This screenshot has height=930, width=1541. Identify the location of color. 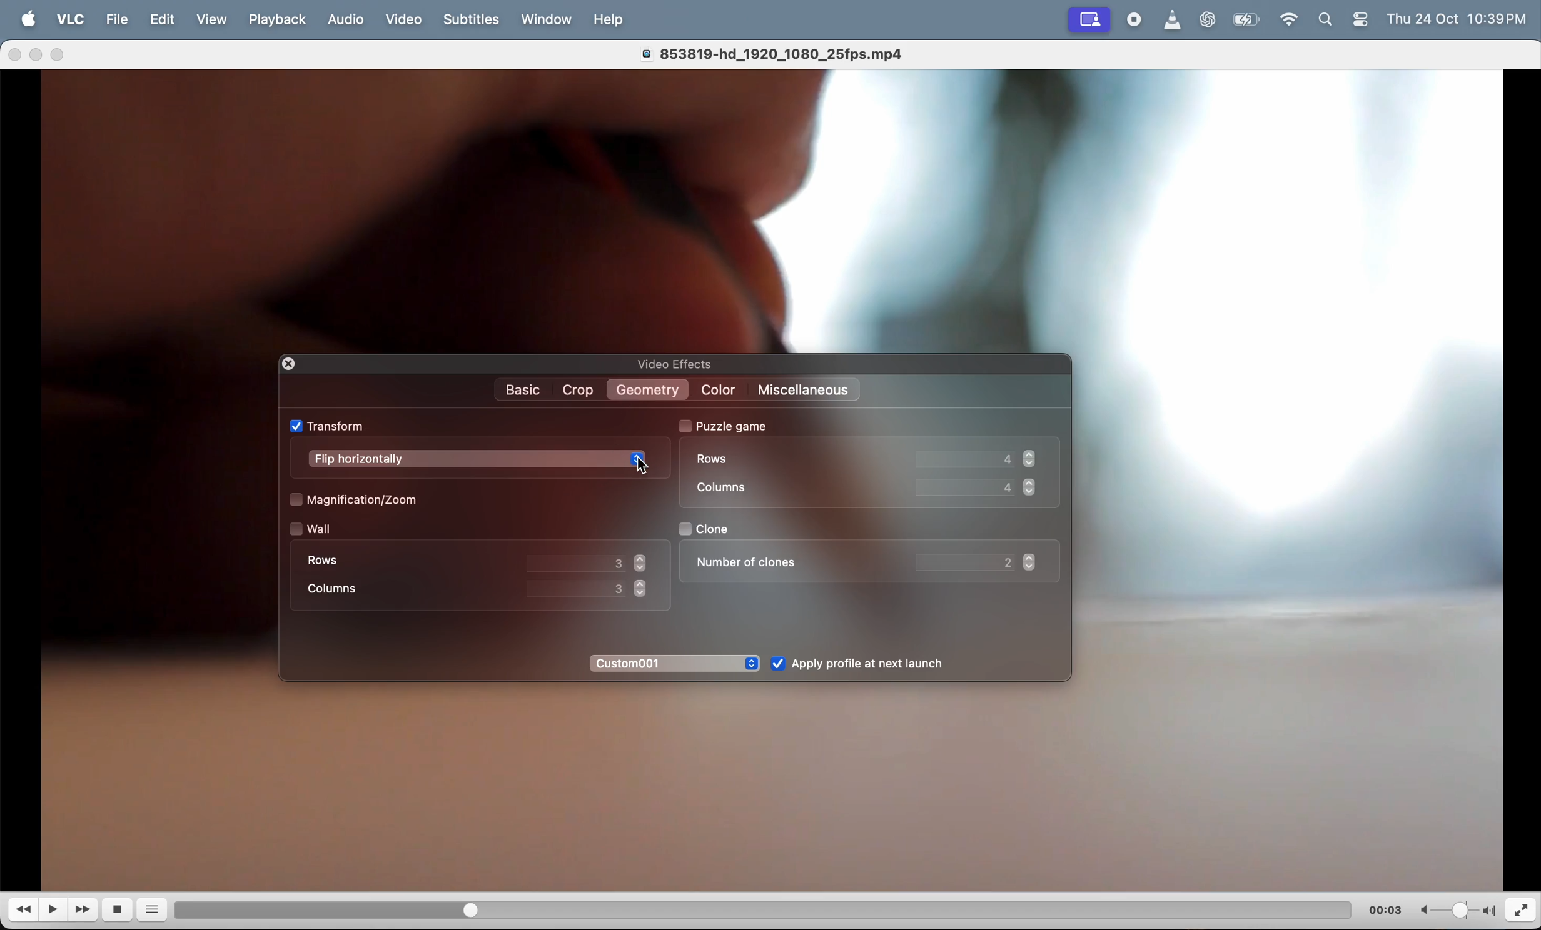
(720, 391).